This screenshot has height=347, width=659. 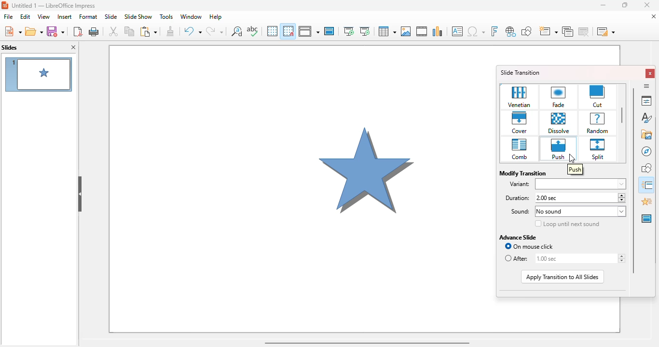 What do you see at coordinates (520, 97) in the screenshot?
I see `venetian` at bounding box center [520, 97].